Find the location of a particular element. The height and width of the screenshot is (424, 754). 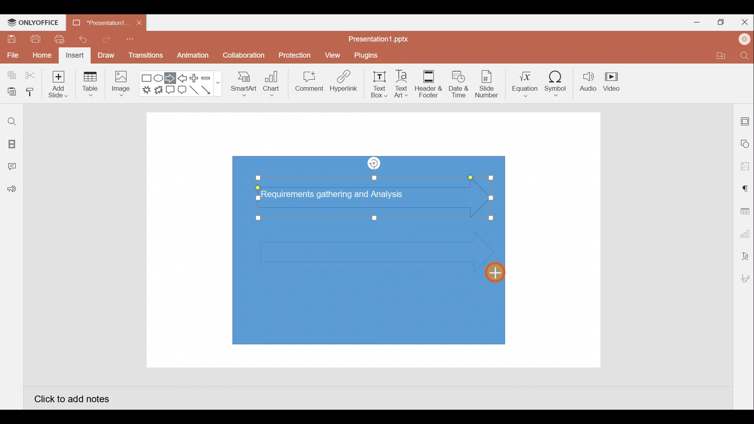

Comment is located at coordinates (306, 83).